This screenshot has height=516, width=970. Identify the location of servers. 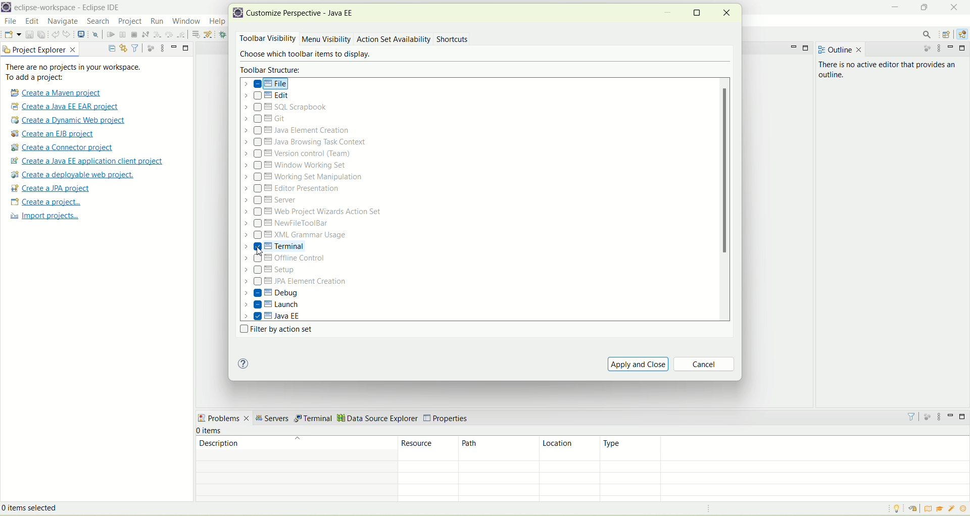
(271, 420).